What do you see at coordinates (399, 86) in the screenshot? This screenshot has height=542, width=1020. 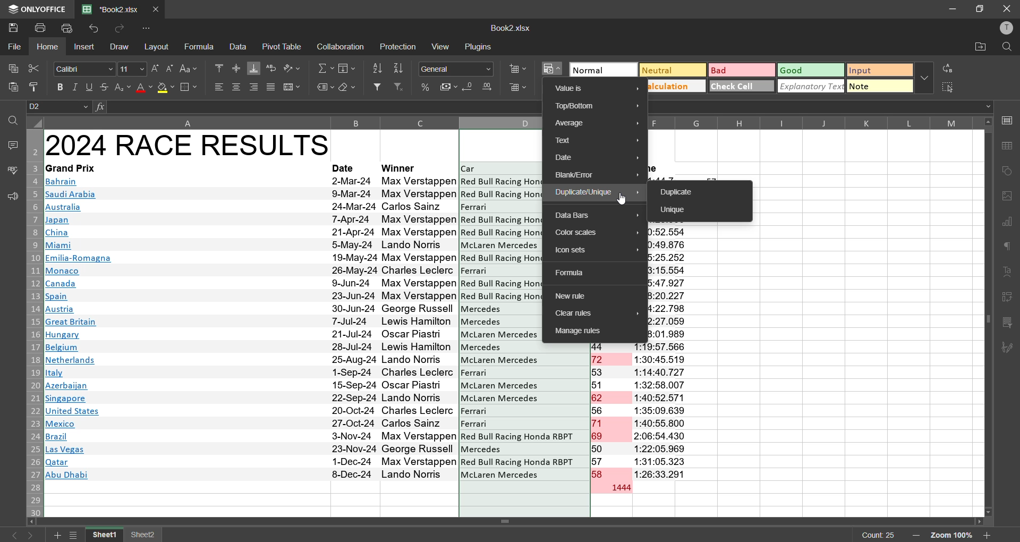 I see `clear filter` at bounding box center [399, 86].